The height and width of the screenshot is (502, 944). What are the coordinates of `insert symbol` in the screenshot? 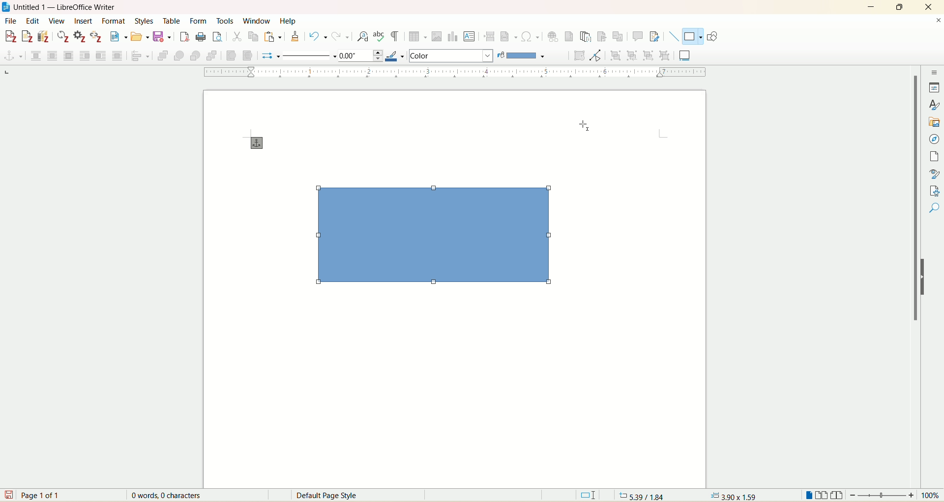 It's located at (530, 36).